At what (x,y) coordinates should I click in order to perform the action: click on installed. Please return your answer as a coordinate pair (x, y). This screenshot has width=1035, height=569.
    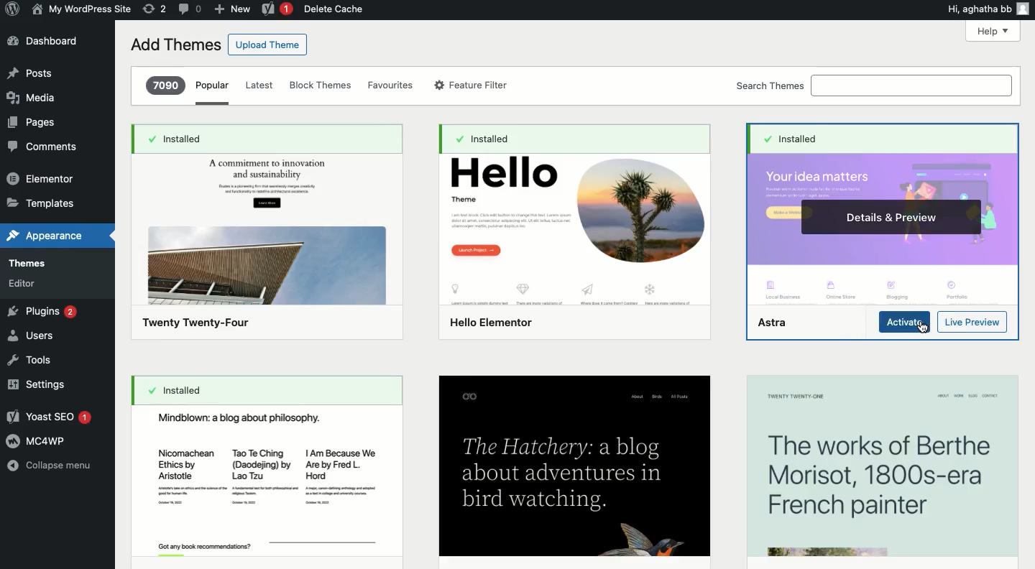
    Looking at the image, I should click on (573, 140).